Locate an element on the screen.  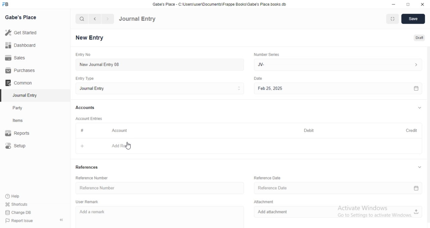
Entry Type is located at coordinates (159, 89).